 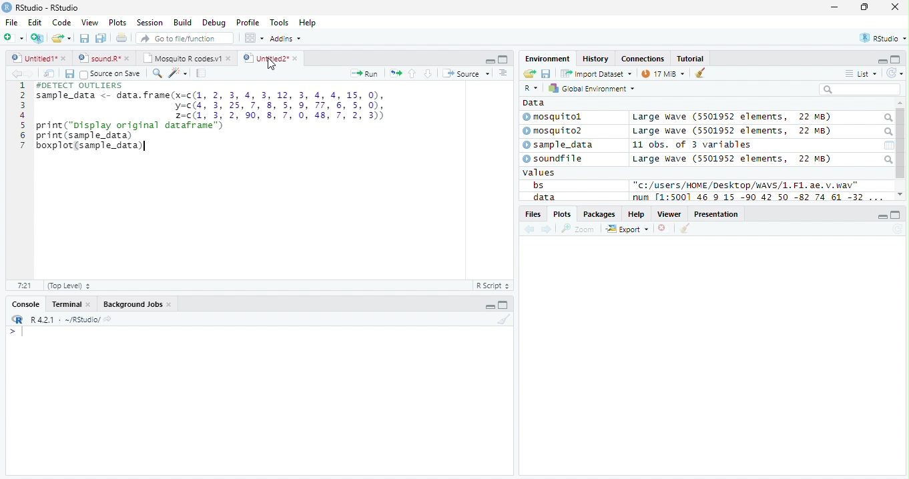 I want to click on Go to next session, so click(x=428, y=74).